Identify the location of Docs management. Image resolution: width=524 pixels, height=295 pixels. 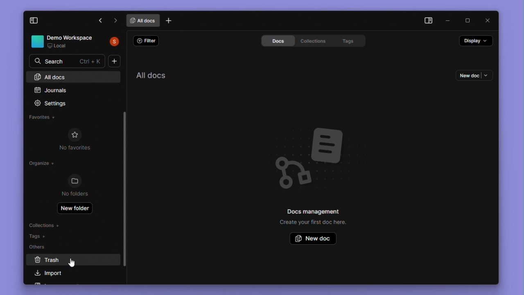
(317, 216).